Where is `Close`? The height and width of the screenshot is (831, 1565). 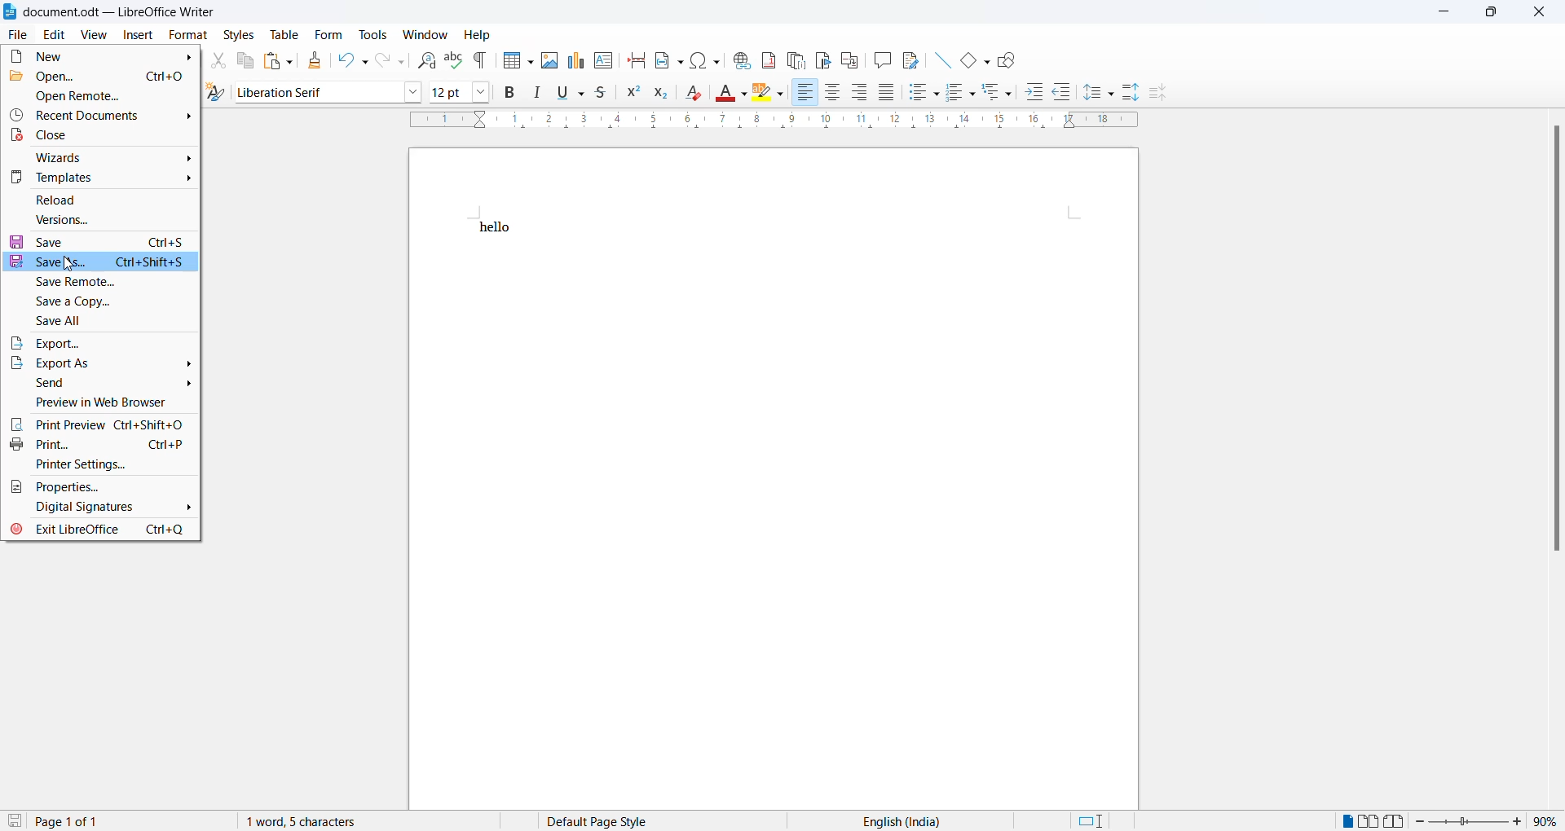 Close is located at coordinates (99, 137).